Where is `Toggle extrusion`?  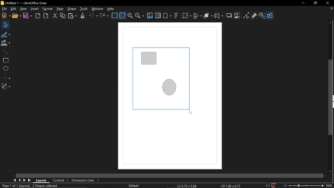
Toggle extrusion is located at coordinates (262, 15).